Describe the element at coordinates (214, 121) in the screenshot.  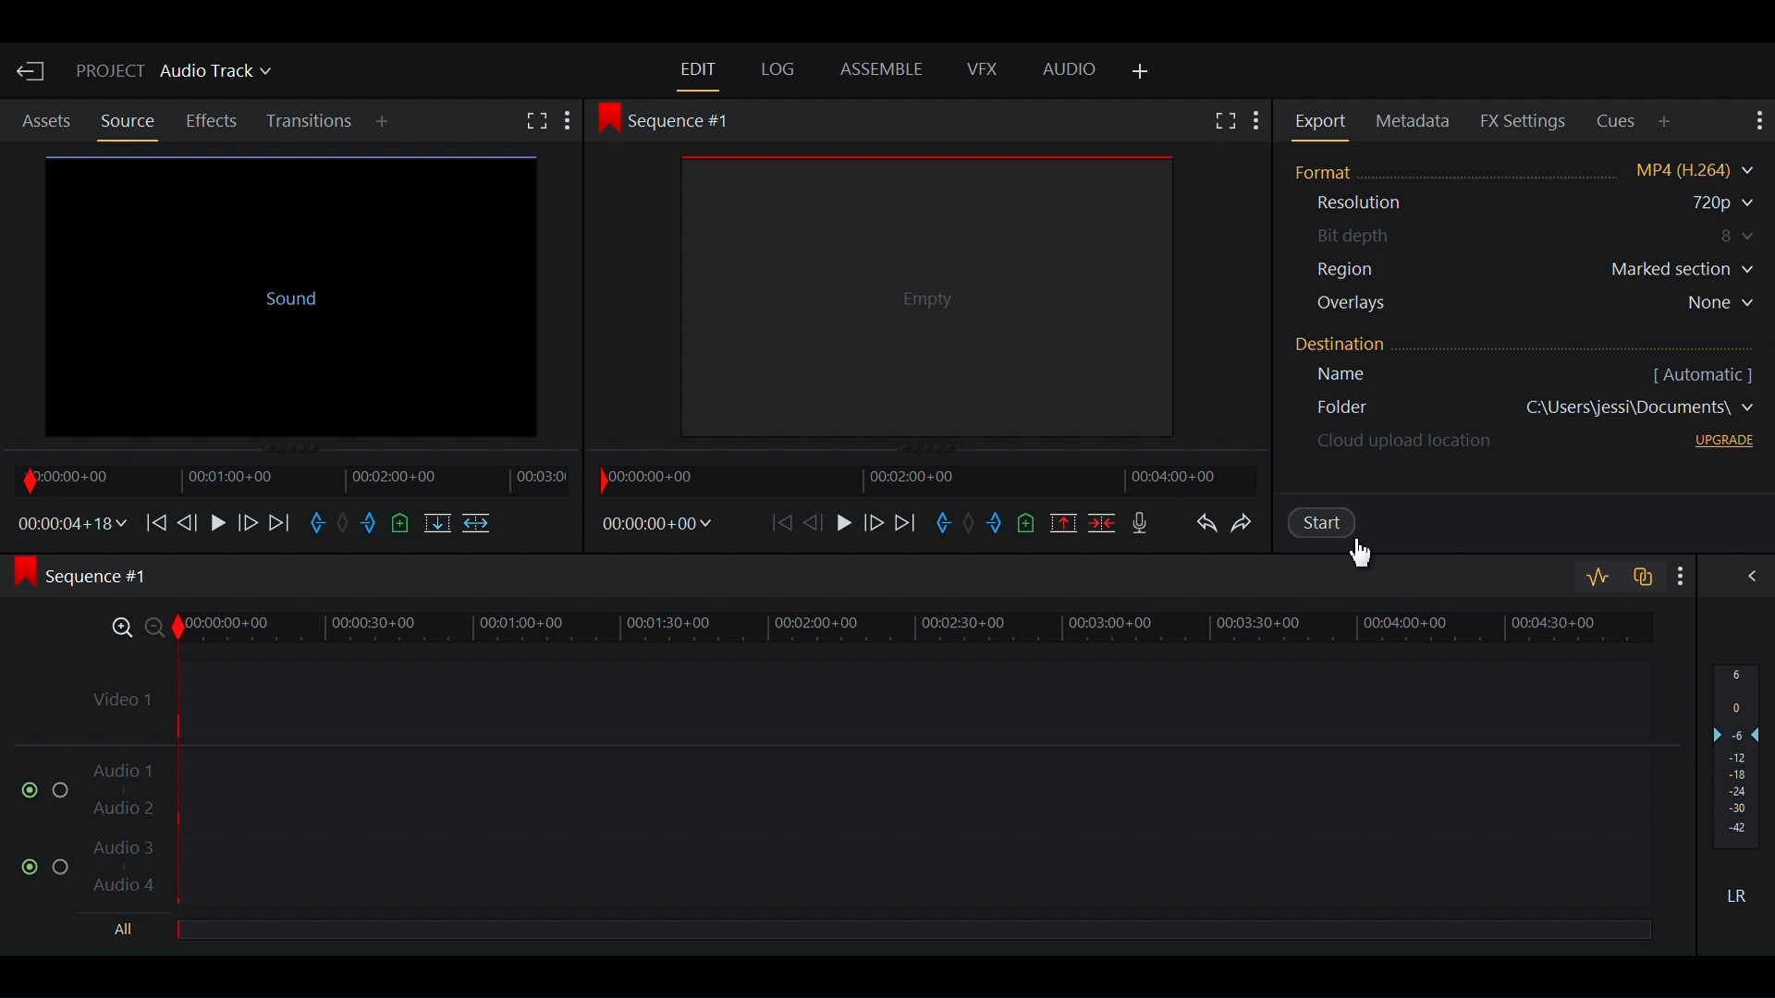
I see `Effects` at that location.